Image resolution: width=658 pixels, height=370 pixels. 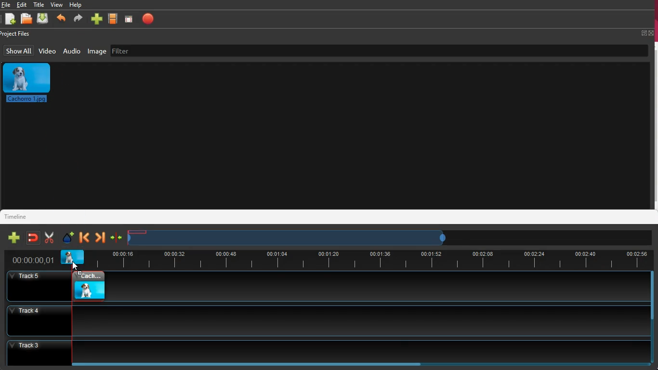 I want to click on track, so click(x=375, y=289).